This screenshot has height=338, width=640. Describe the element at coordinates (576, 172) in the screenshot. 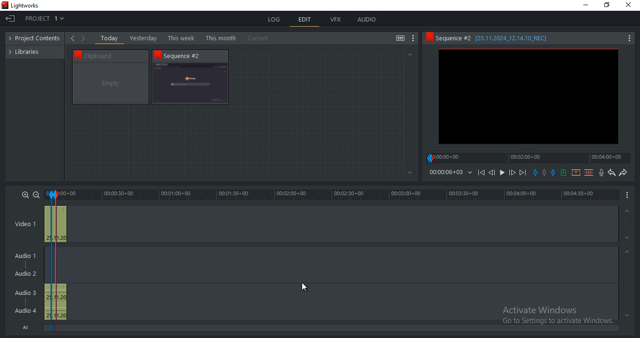

I see `remove marked section` at that location.